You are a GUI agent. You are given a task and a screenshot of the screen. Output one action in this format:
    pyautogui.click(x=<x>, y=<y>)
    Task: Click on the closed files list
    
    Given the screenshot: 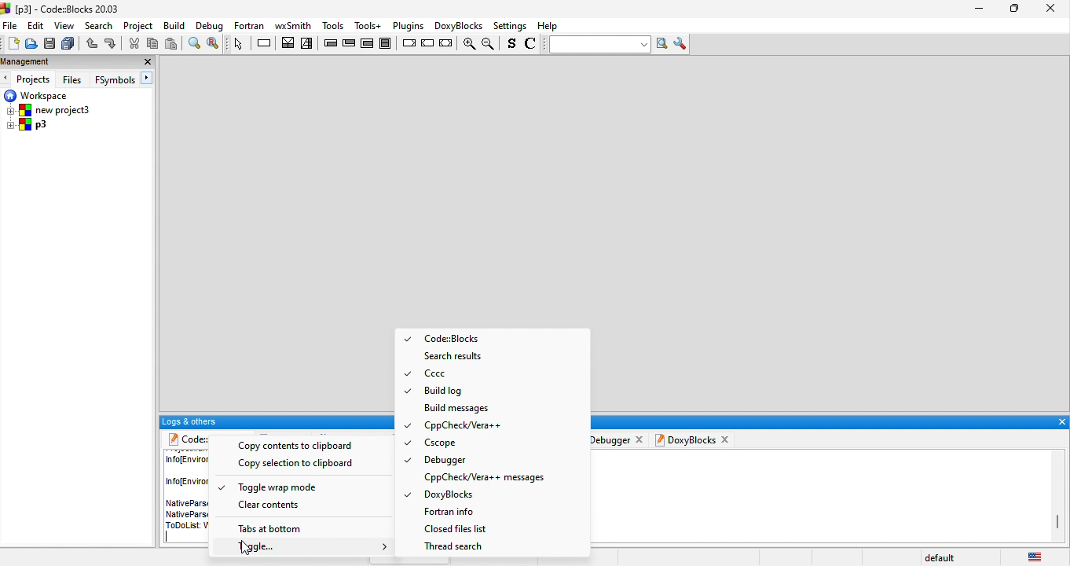 What is the action you would take?
    pyautogui.click(x=470, y=528)
    